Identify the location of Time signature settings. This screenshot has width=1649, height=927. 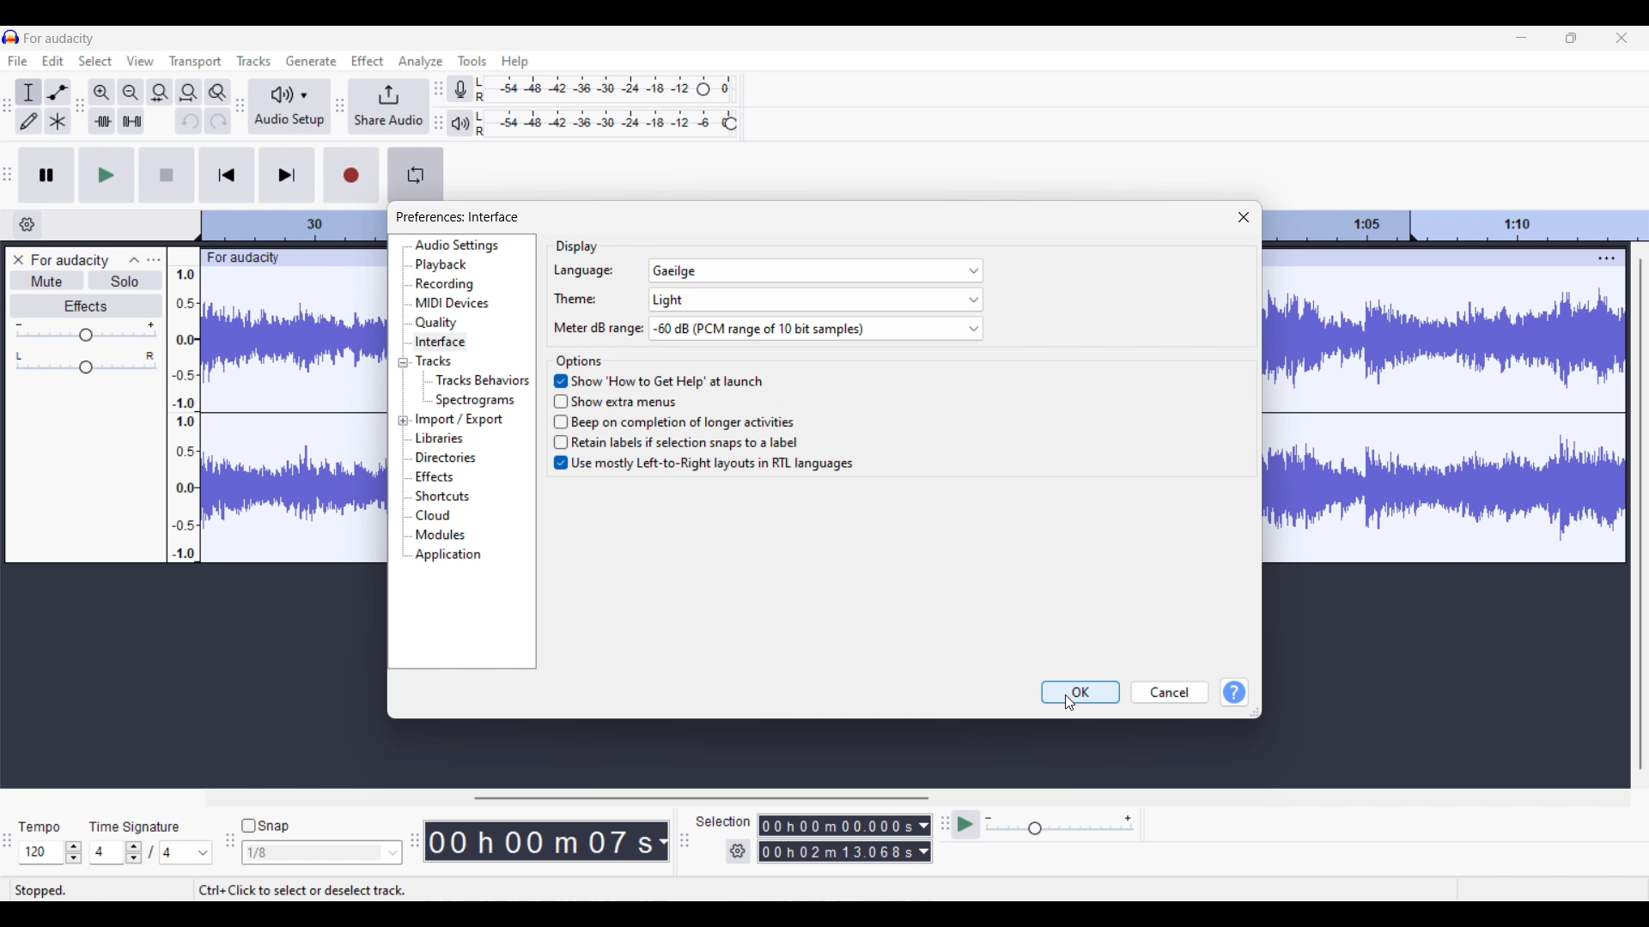
(152, 852).